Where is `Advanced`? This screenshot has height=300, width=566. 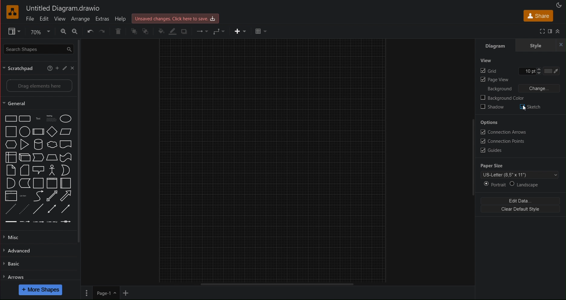 Advanced is located at coordinates (36, 250).